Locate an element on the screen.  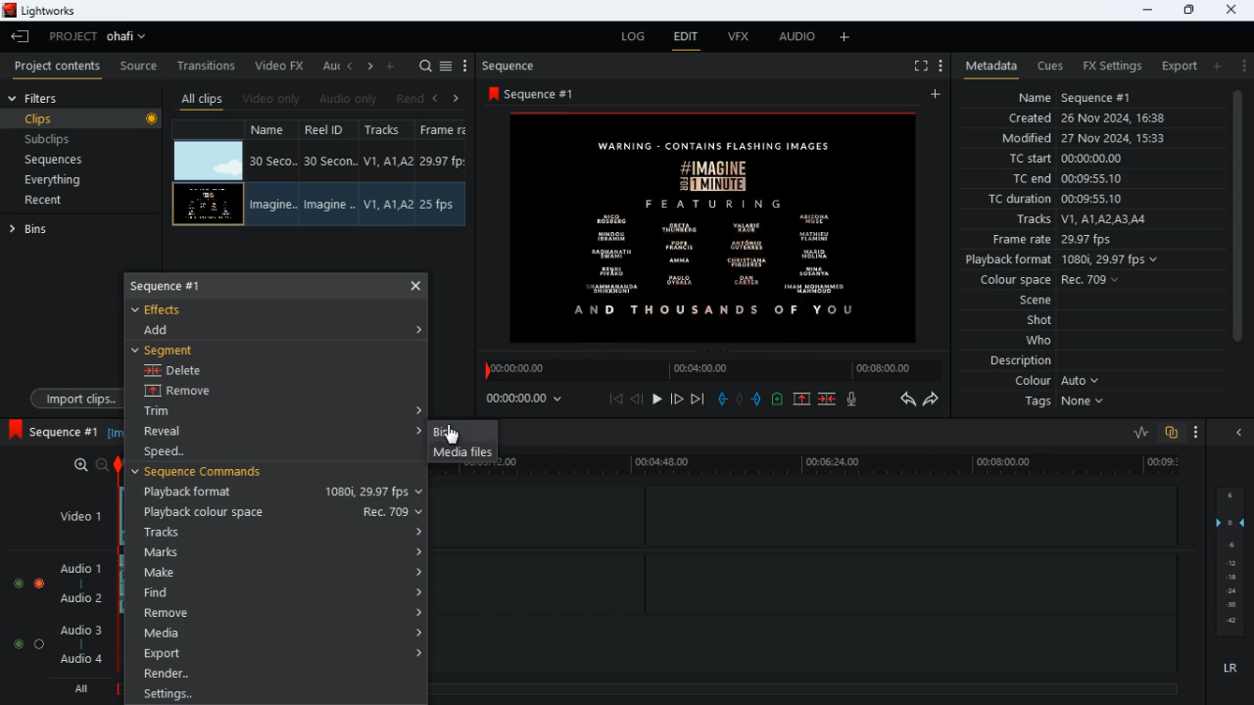
more is located at coordinates (1191, 431).